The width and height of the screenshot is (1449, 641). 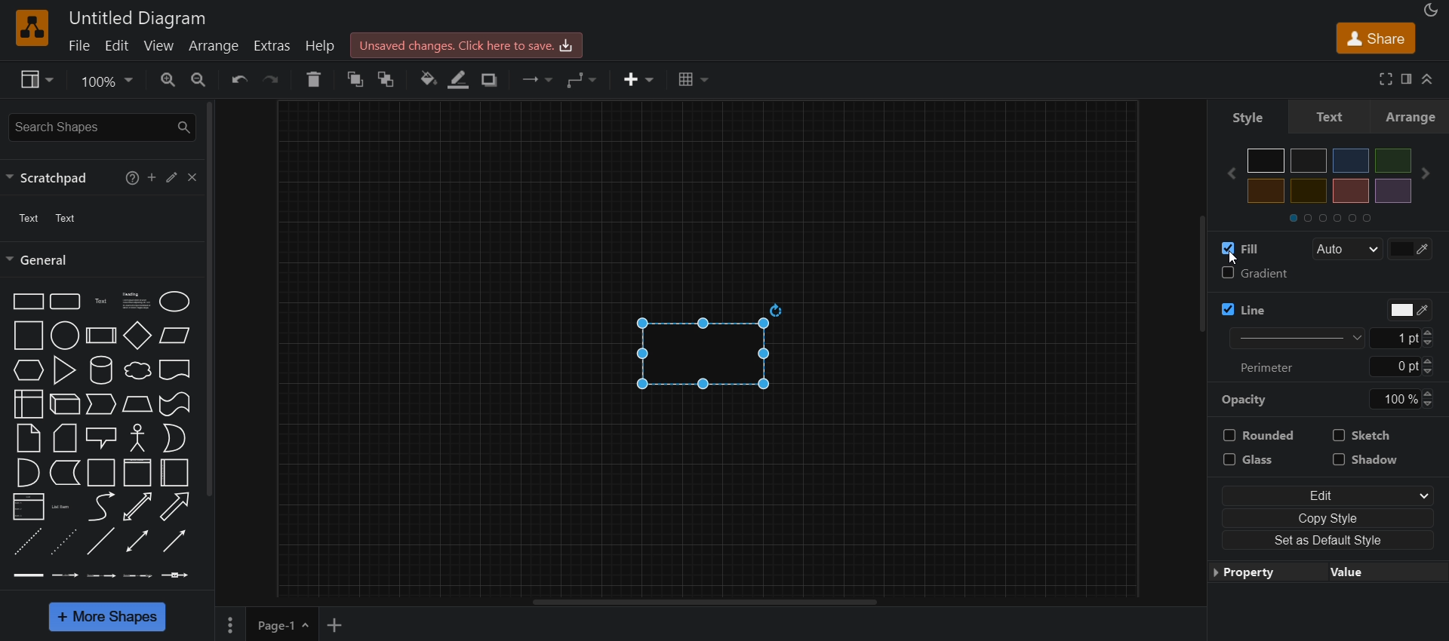 What do you see at coordinates (1245, 309) in the screenshot?
I see `line` at bounding box center [1245, 309].